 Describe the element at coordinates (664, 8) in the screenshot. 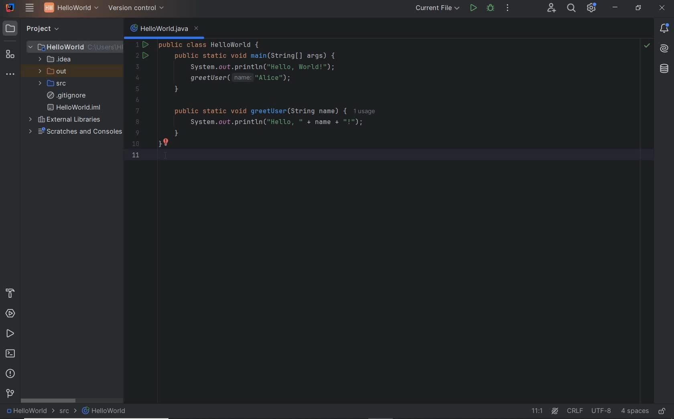

I see `close` at that location.